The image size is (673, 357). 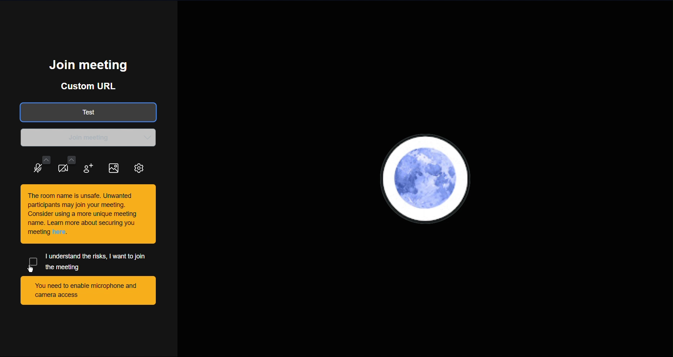 What do you see at coordinates (66, 165) in the screenshot?
I see `Video` at bounding box center [66, 165].